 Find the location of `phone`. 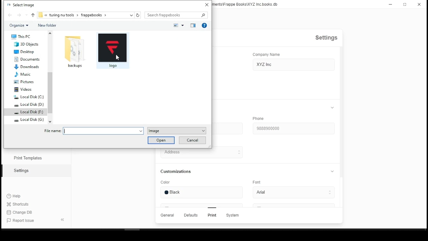

phone is located at coordinates (258, 118).